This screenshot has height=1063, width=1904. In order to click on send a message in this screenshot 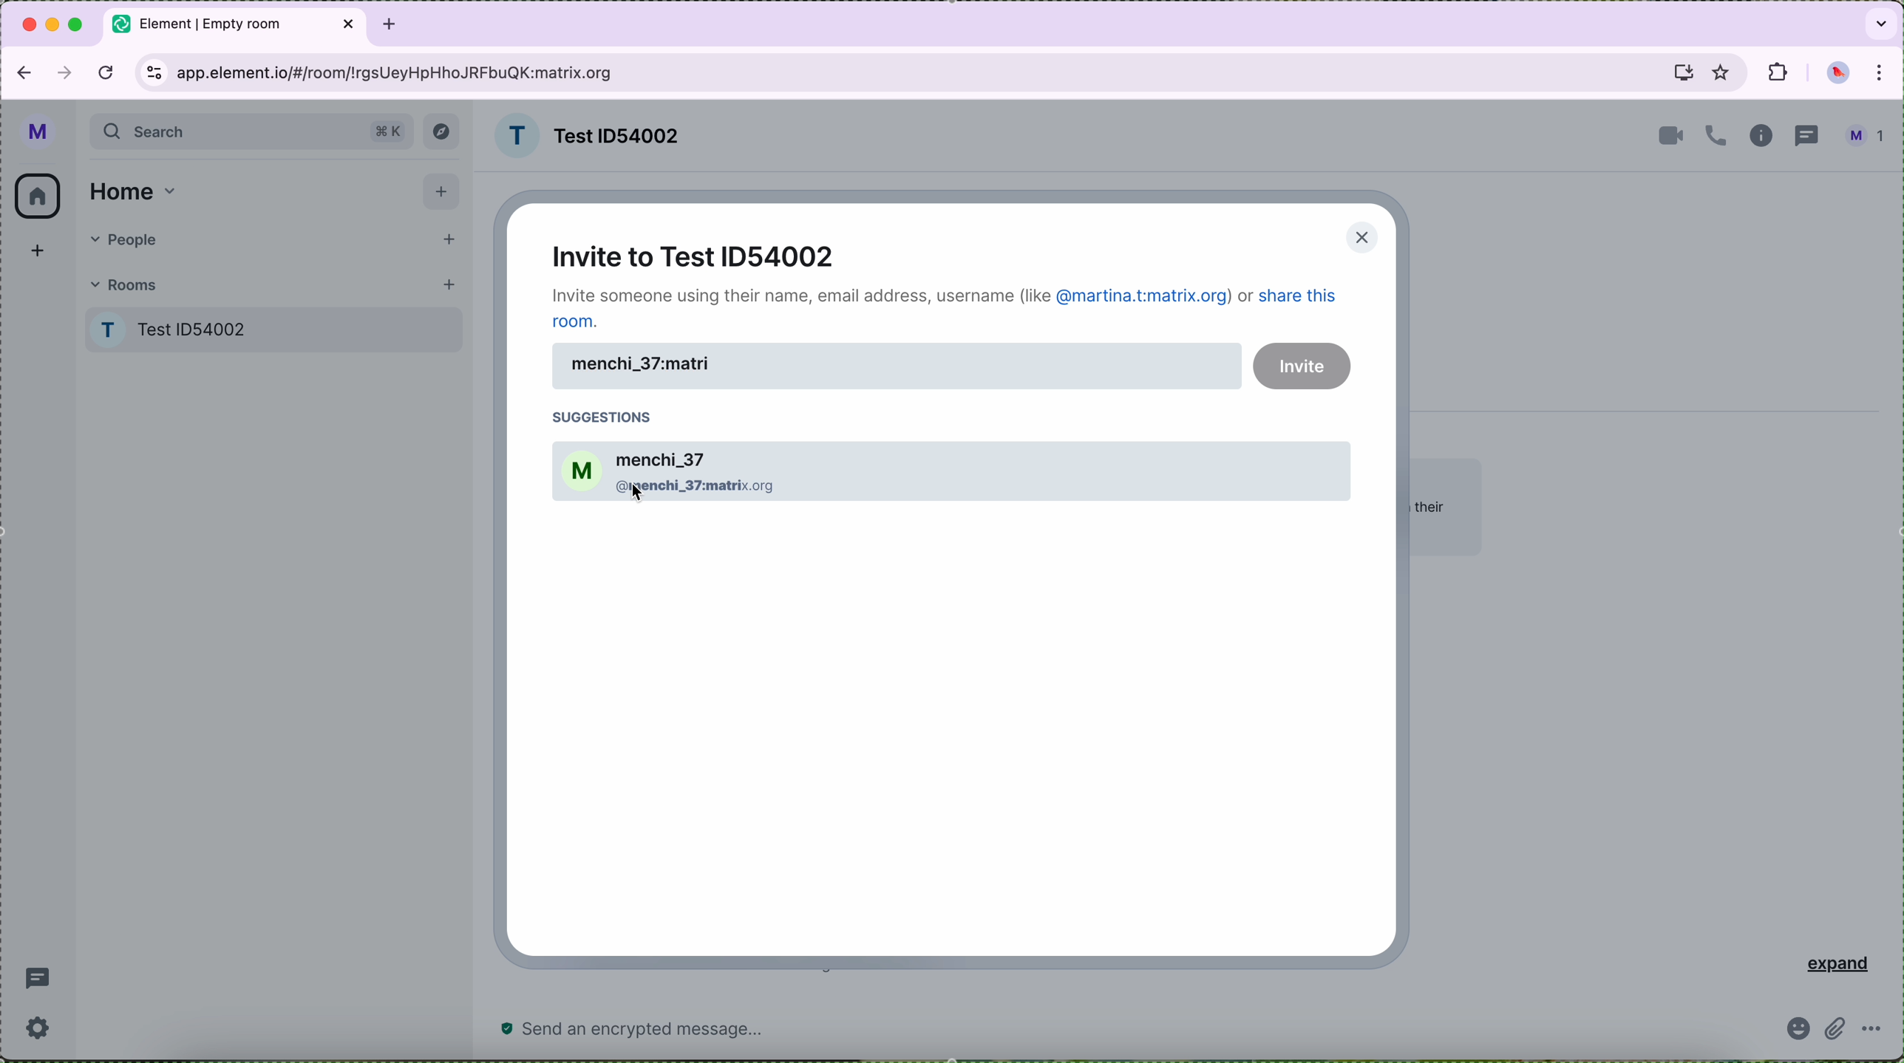, I will do `click(702, 1030)`.